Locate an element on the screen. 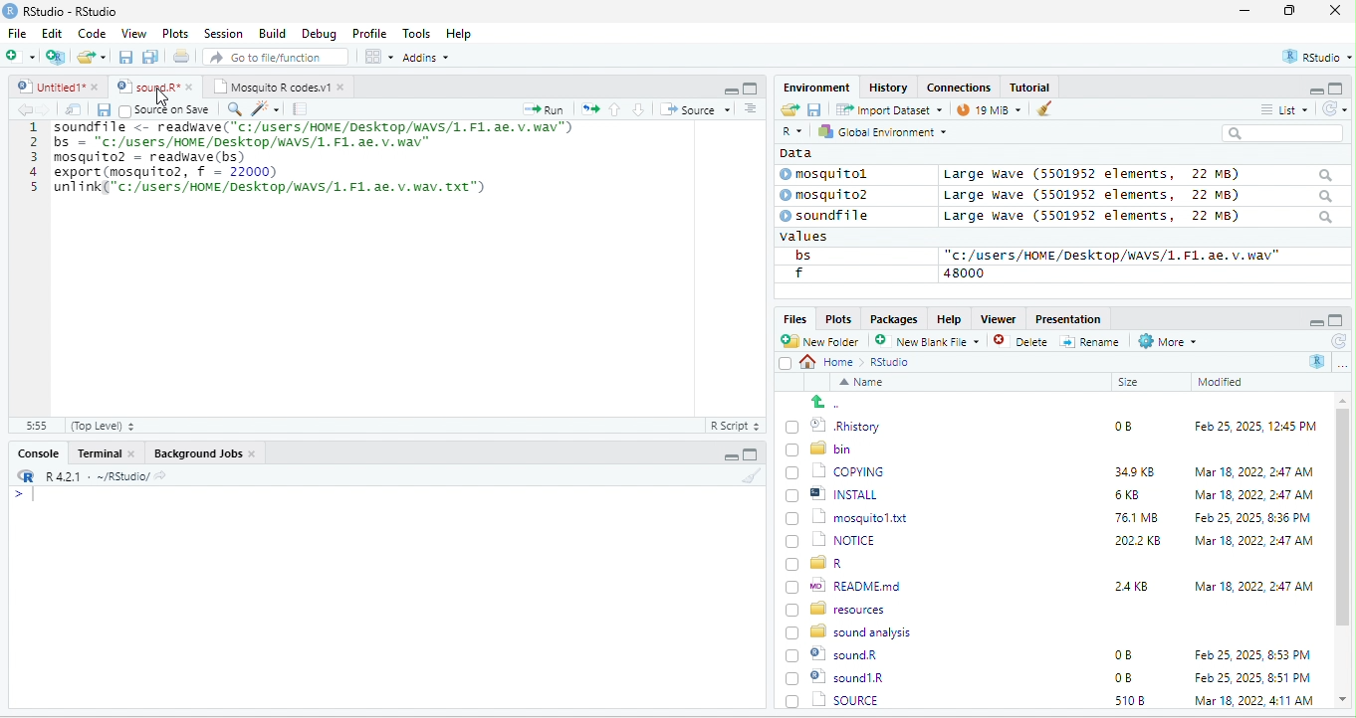 The height and width of the screenshot is (718, 1356). Rstudio is located at coordinates (891, 362).